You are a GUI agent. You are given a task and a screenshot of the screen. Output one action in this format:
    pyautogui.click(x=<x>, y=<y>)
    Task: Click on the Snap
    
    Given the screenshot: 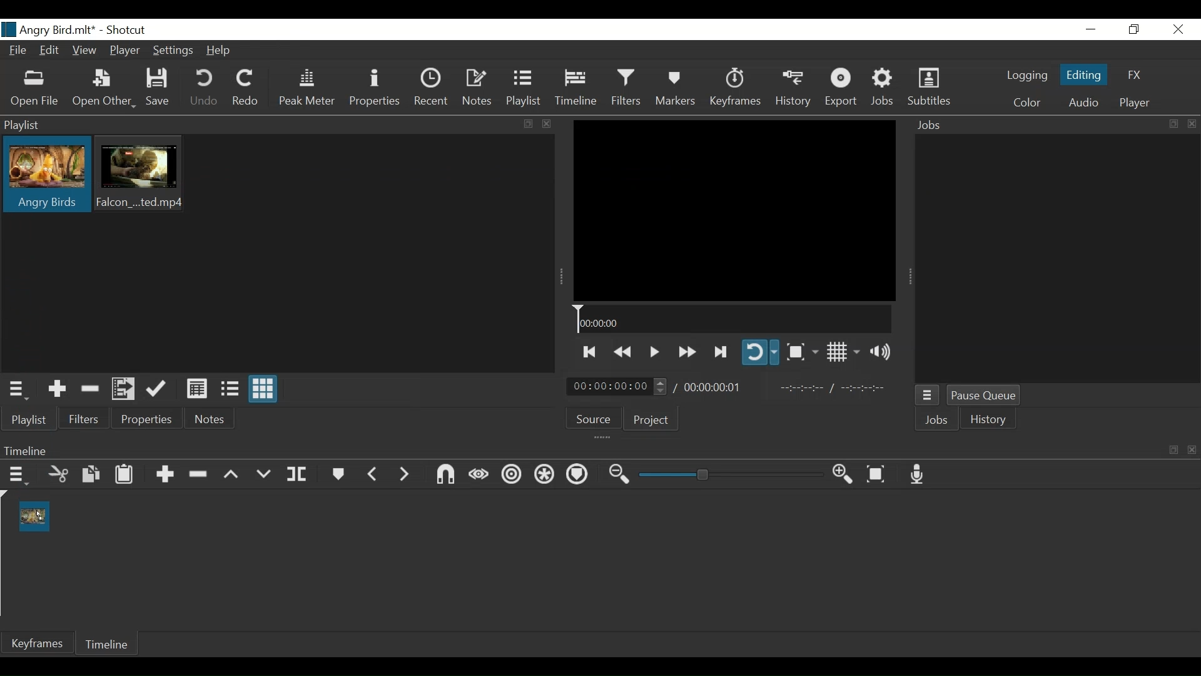 What is the action you would take?
    pyautogui.click(x=443, y=475)
    